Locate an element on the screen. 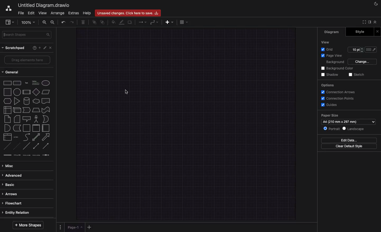 The image size is (381, 232). Portrait is located at coordinates (331, 128).